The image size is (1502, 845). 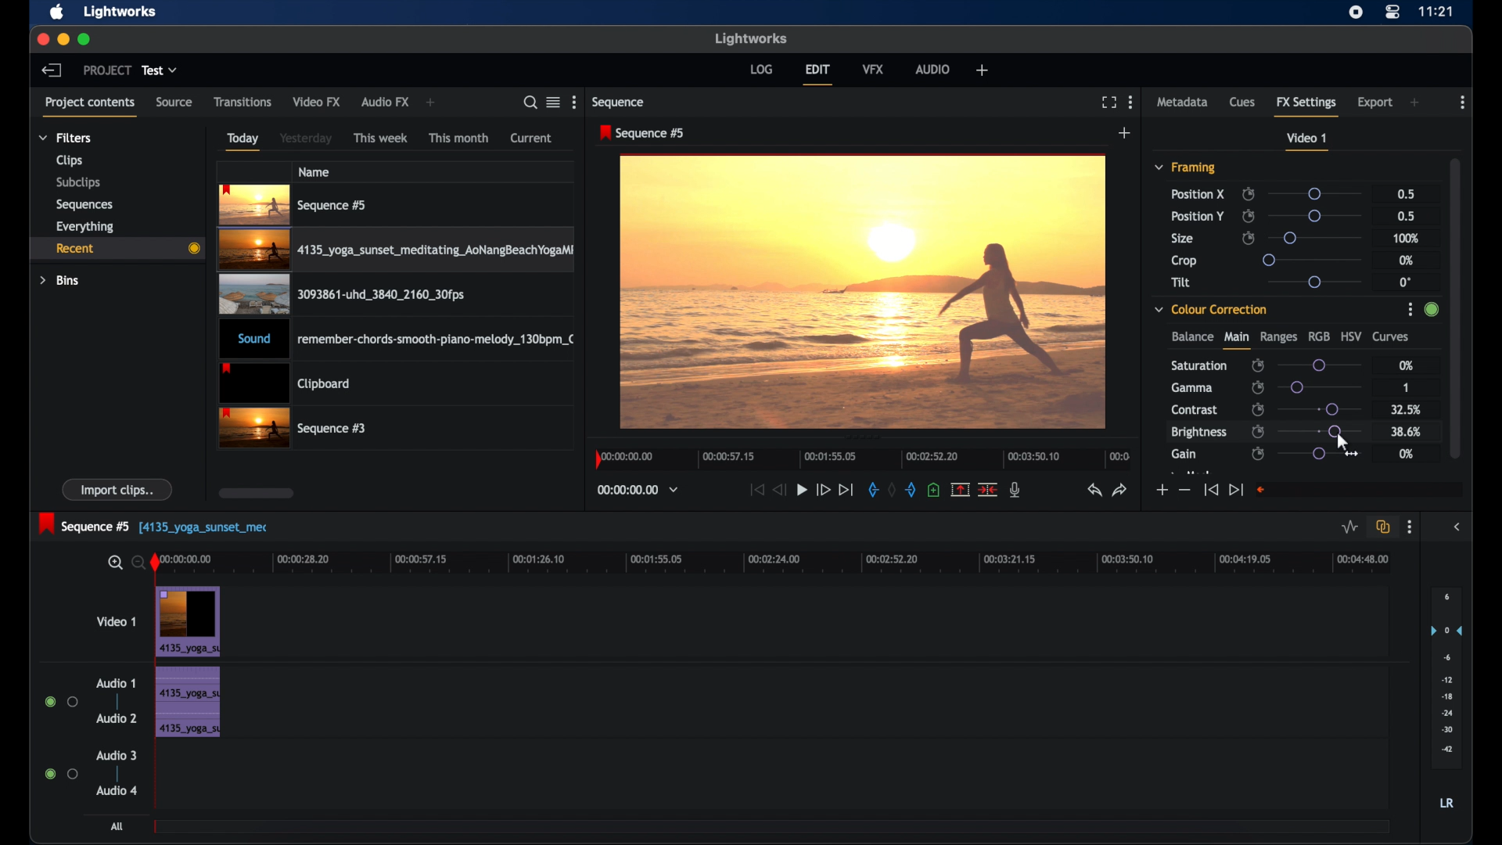 I want to click on tilt, so click(x=1181, y=282).